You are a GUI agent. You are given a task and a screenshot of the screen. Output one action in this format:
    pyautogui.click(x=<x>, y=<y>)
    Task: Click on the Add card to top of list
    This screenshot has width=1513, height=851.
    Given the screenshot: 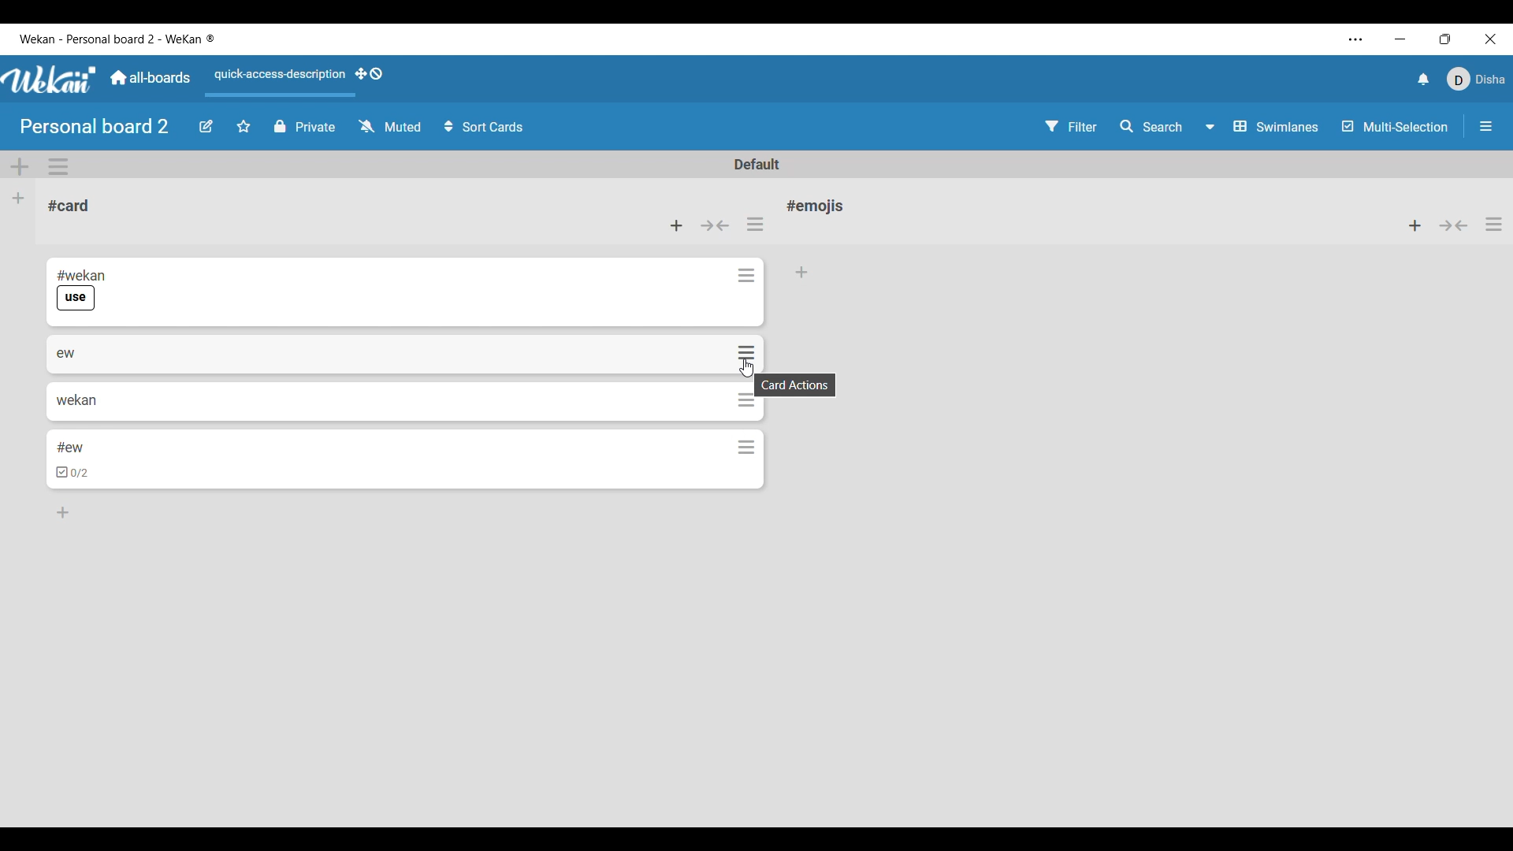 What is the action you would take?
    pyautogui.click(x=676, y=225)
    